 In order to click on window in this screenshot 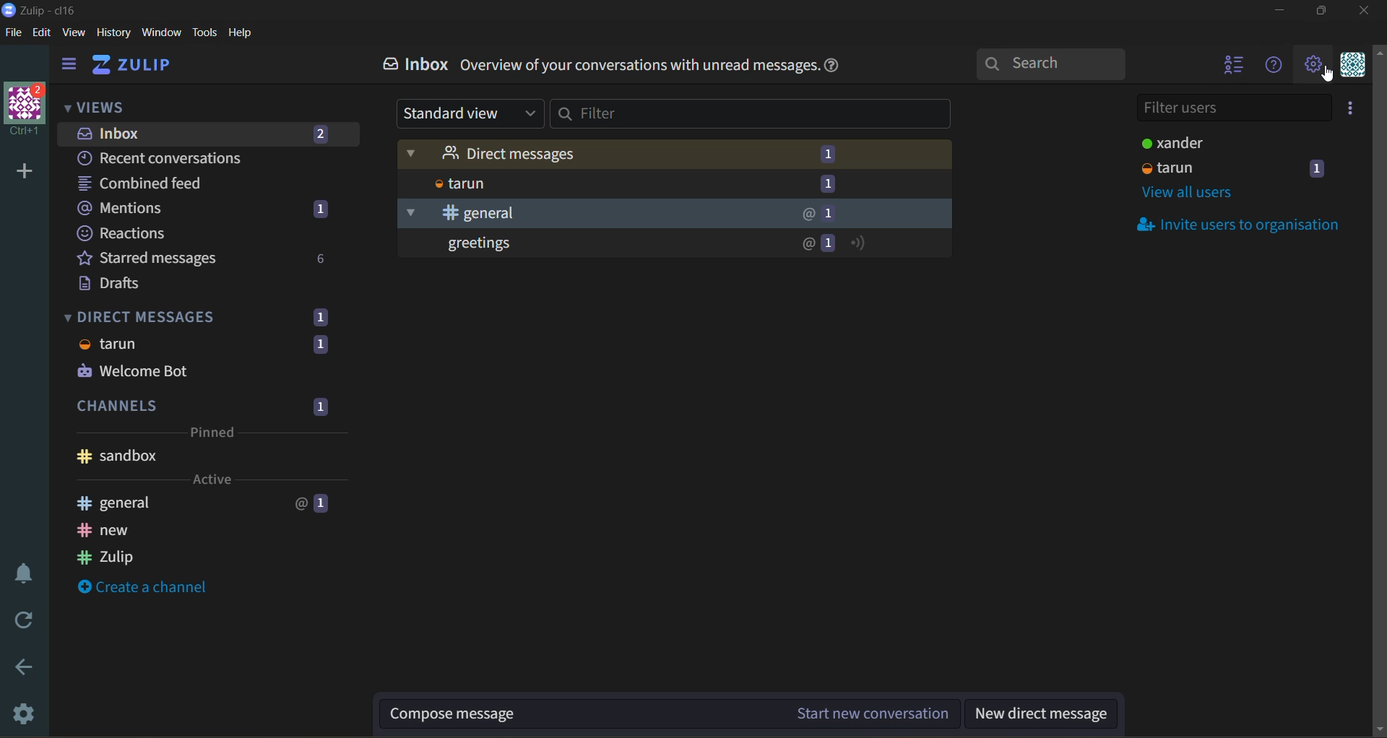, I will do `click(163, 33)`.